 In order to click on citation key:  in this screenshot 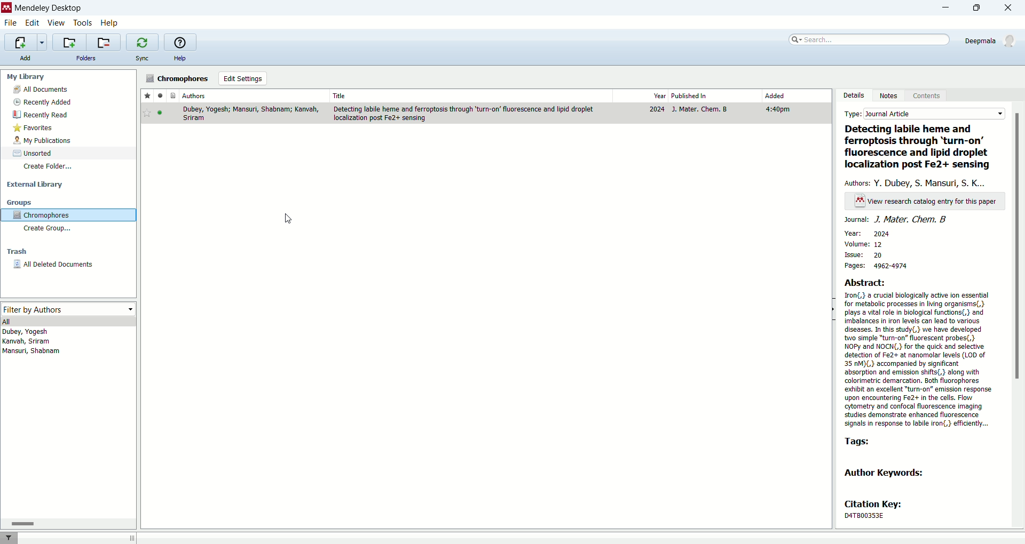, I will do `click(878, 504)`.